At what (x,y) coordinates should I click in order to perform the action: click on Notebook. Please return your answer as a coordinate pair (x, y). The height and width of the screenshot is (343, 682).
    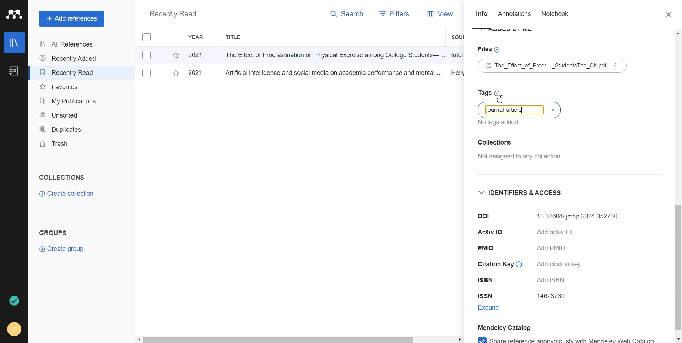
    Looking at the image, I should click on (13, 71).